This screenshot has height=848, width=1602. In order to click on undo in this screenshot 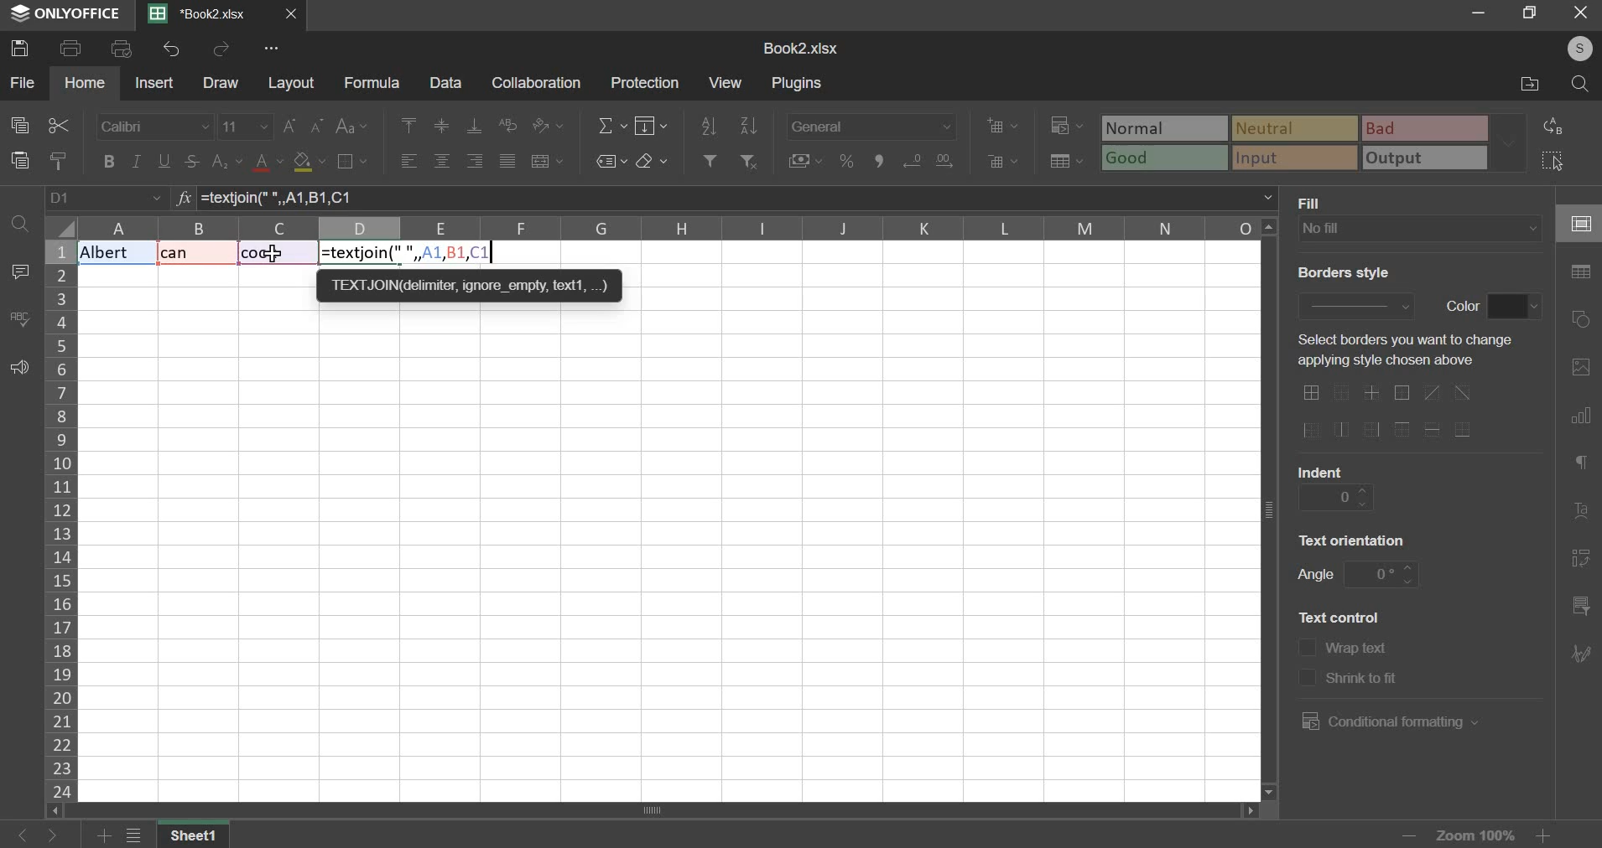, I will do `click(171, 49)`.